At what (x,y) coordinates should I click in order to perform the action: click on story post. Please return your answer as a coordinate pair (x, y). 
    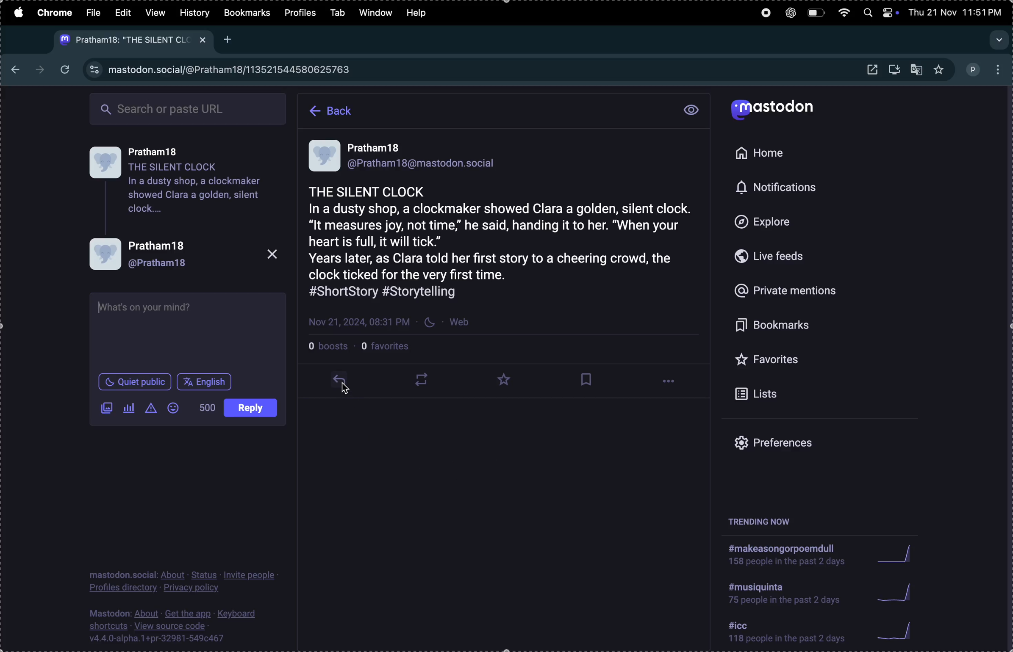
    Looking at the image, I should click on (505, 232).